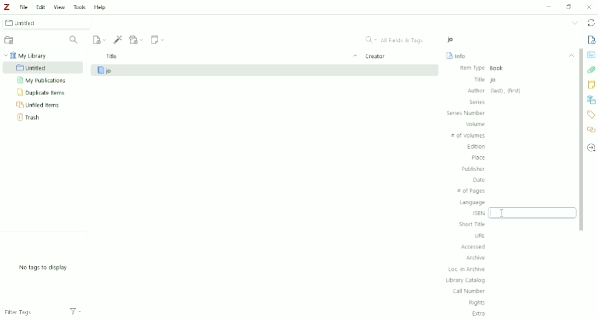 This screenshot has height=319, width=598. What do you see at coordinates (10, 40) in the screenshot?
I see `New Collection` at bounding box center [10, 40].